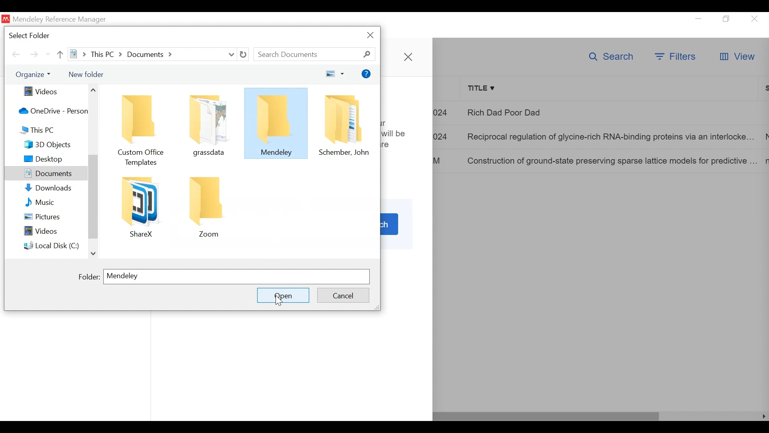 Image resolution: width=769 pixels, height=433 pixels. Describe the element at coordinates (52, 246) in the screenshot. I see `Local Disk (C:)` at that location.